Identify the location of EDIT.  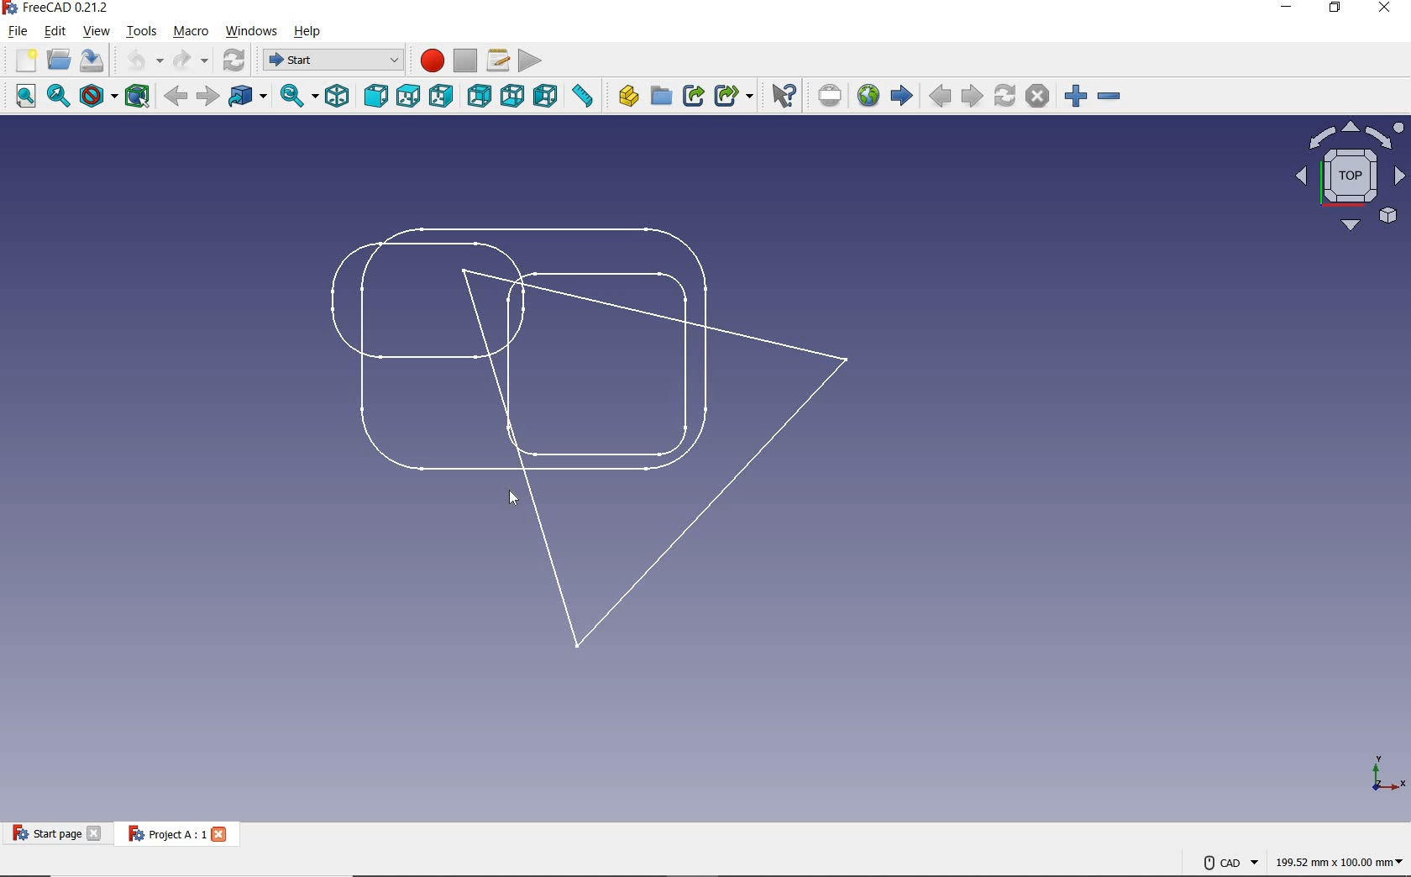
(56, 32).